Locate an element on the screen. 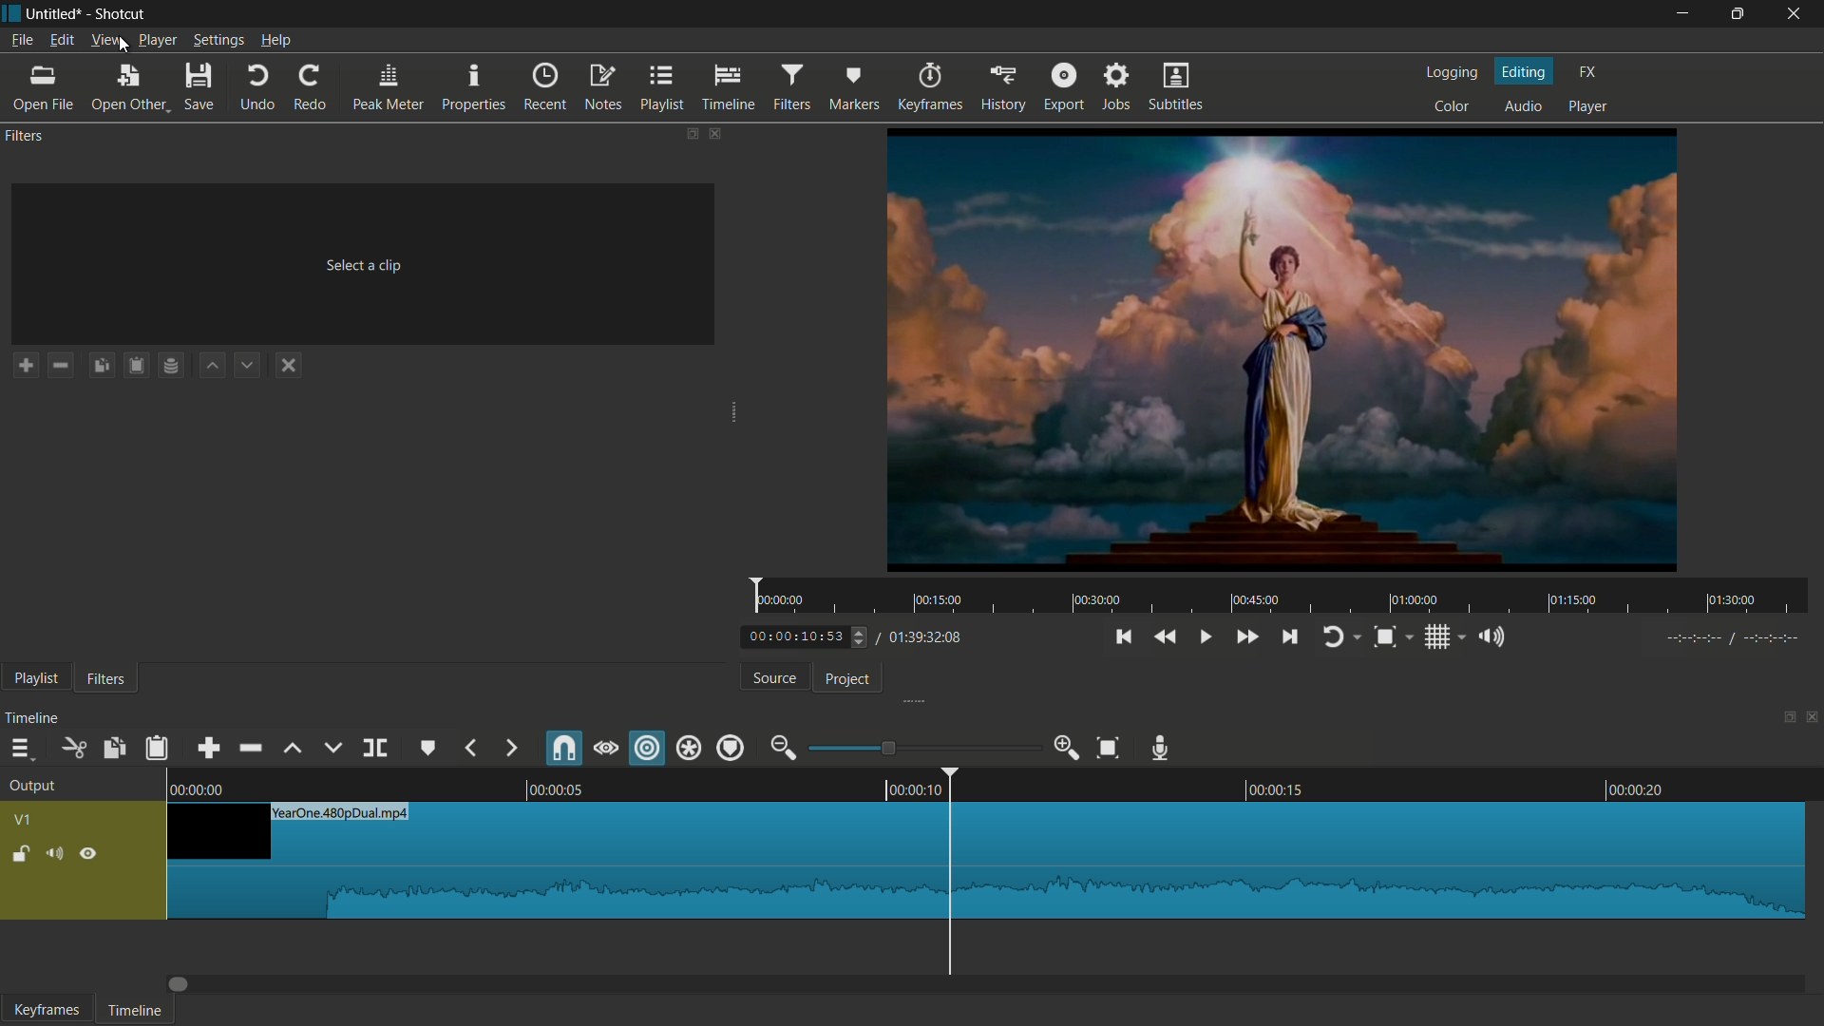  toggle player looping is located at coordinates (1335, 636).